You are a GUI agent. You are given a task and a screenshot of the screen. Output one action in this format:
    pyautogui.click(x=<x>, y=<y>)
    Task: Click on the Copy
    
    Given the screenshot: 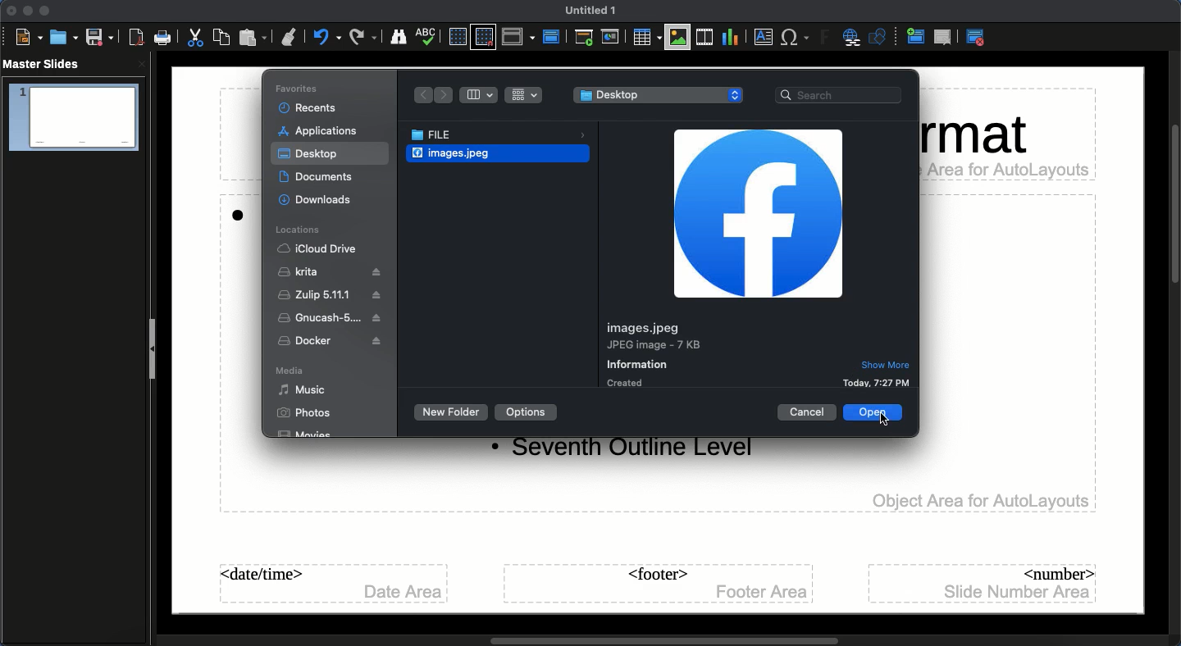 What is the action you would take?
    pyautogui.click(x=221, y=37)
    